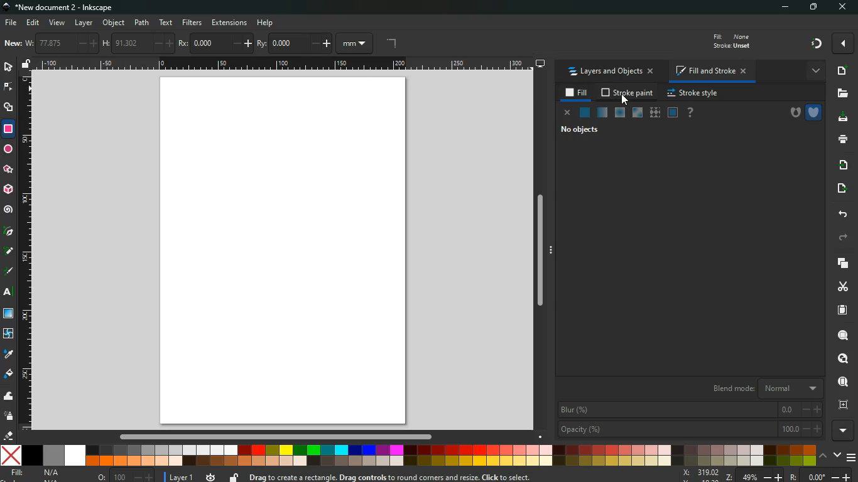 The image size is (858, 482). I want to click on time, so click(209, 476).